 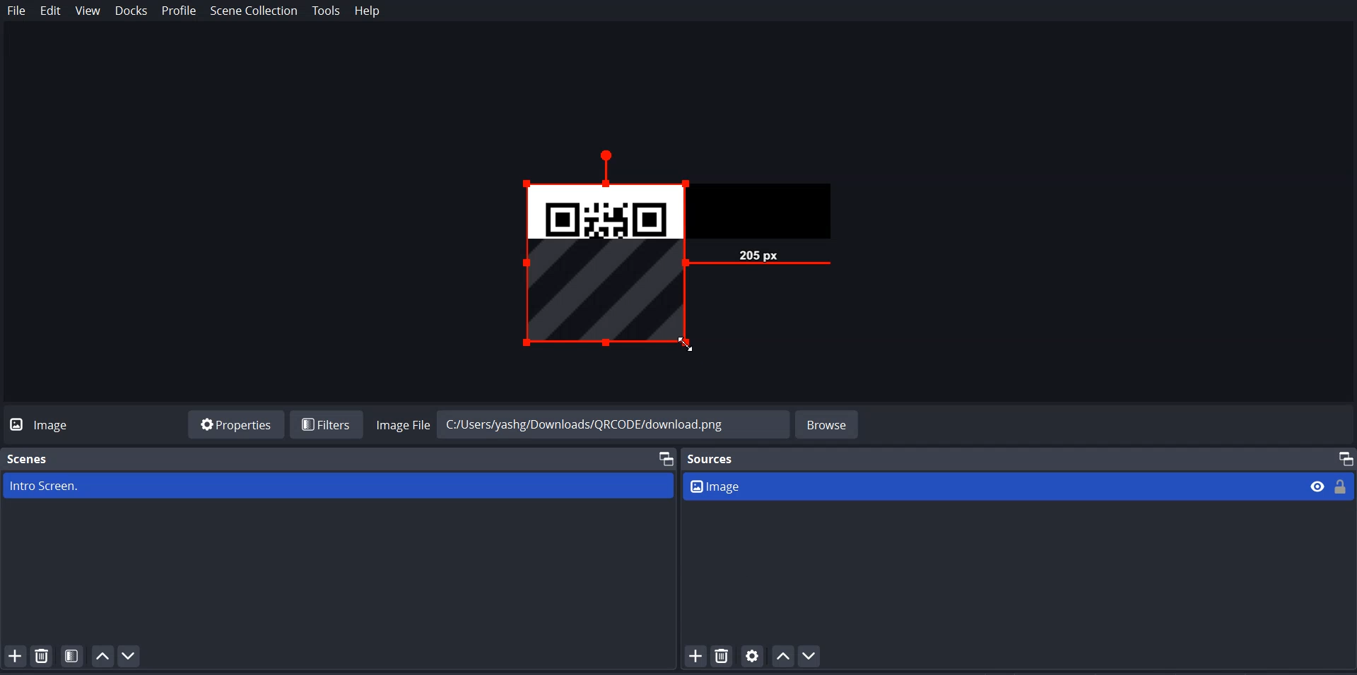 What do you see at coordinates (73, 656) in the screenshot?
I see `Open scene Filter` at bounding box center [73, 656].